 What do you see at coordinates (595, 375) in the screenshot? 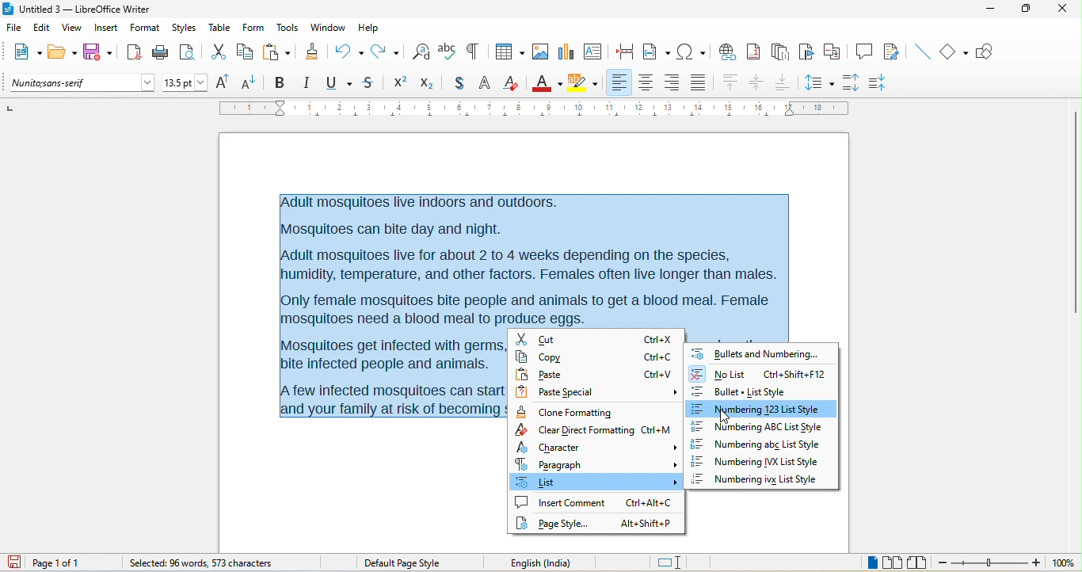
I see `paste` at bounding box center [595, 375].